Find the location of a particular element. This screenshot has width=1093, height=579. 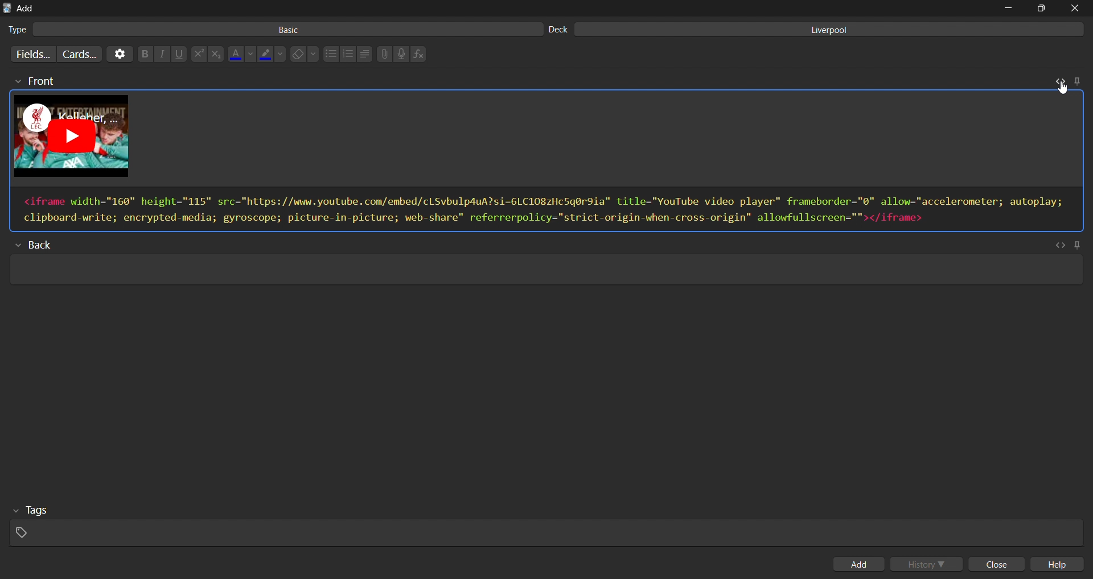

ordered list is located at coordinates (348, 54).